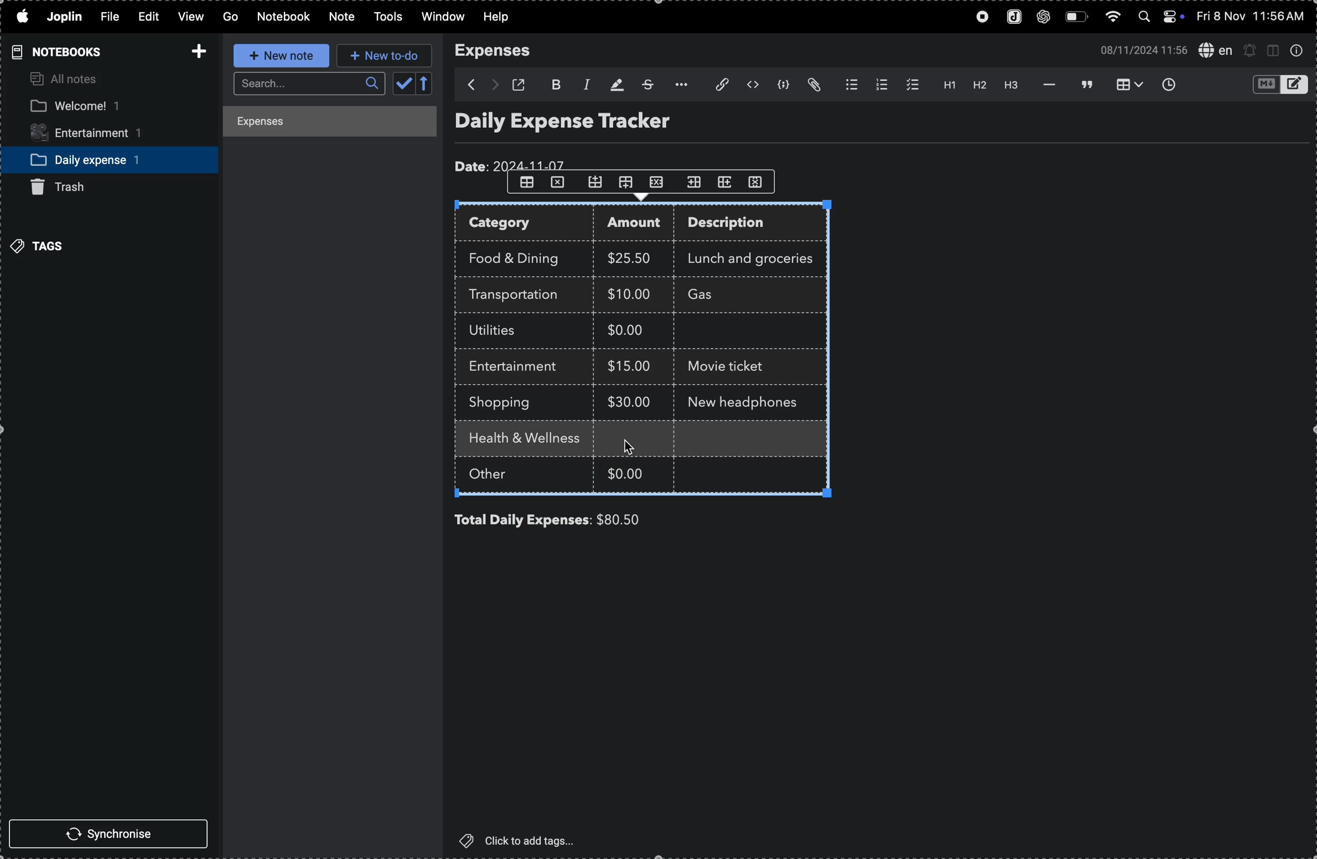 This screenshot has width=1317, height=859. What do you see at coordinates (629, 402) in the screenshot?
I see `$30.00` at bounding box center [629, 402].